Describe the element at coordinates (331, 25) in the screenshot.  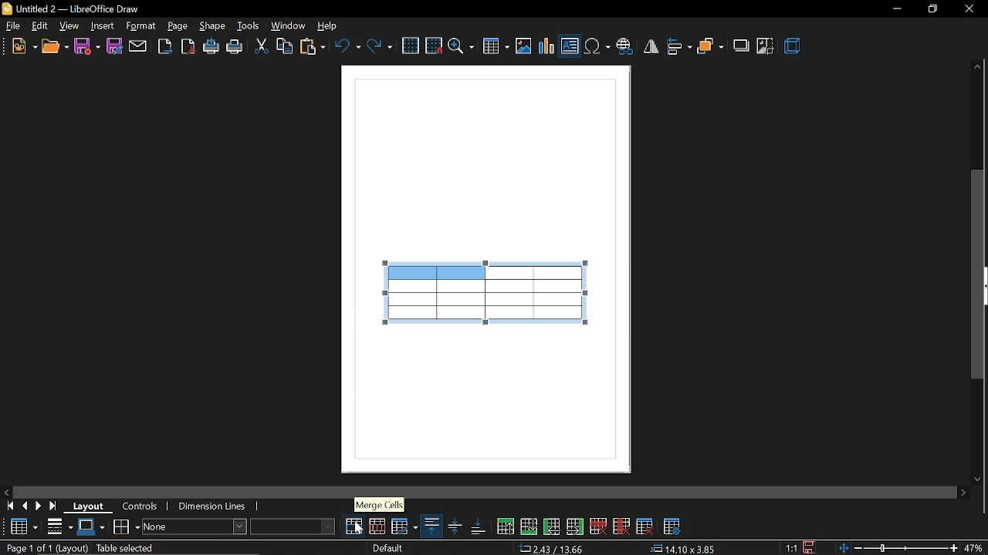
I see `help` at that location.